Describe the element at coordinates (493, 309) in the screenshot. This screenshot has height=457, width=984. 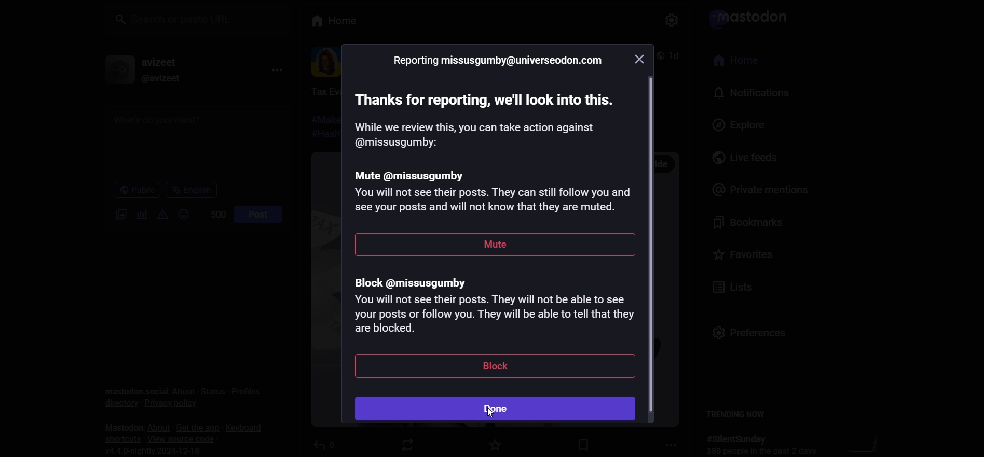
I see `block instruction` at that location.